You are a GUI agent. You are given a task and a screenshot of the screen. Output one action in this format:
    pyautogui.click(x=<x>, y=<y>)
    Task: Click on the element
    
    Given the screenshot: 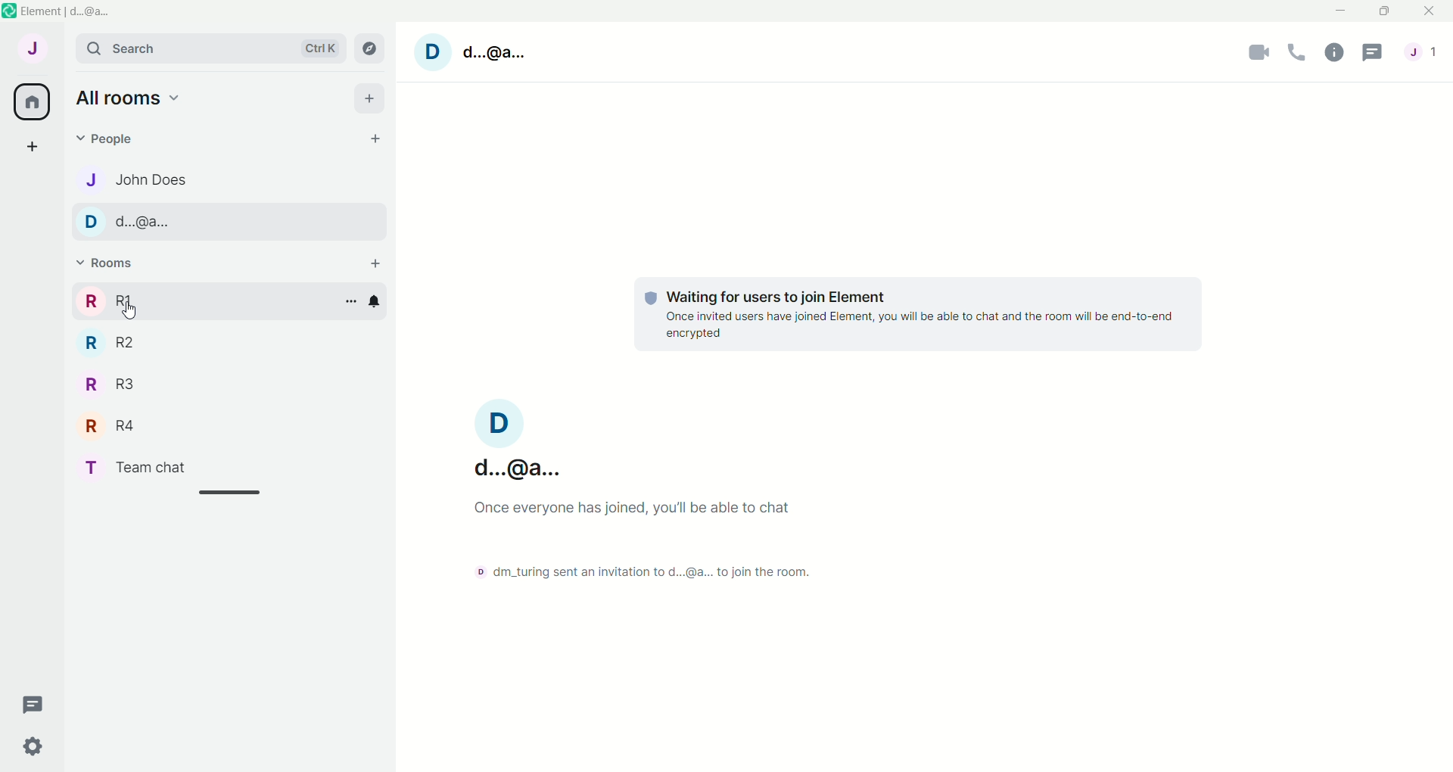 What is the action you would take?
    pyautogui.click(x=67, y=13)
    